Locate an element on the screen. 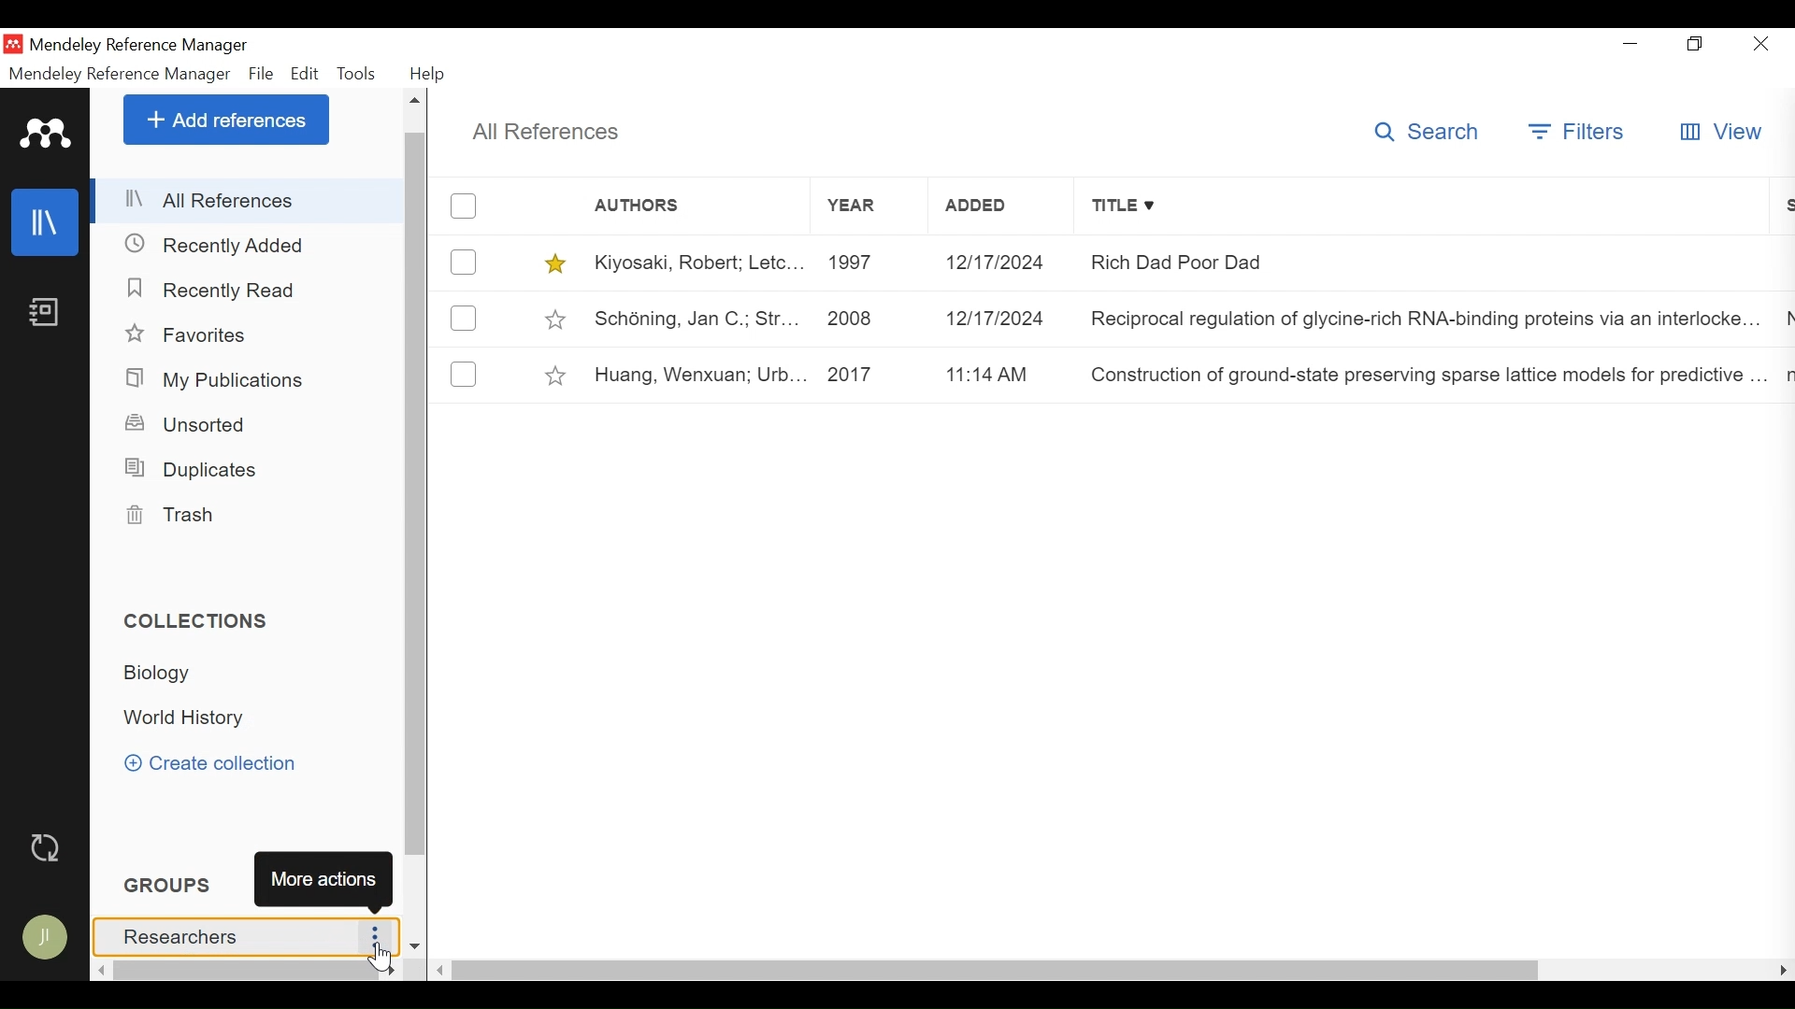 The image size is (1795, 1009). Search is located at coordinates (1423, 133).